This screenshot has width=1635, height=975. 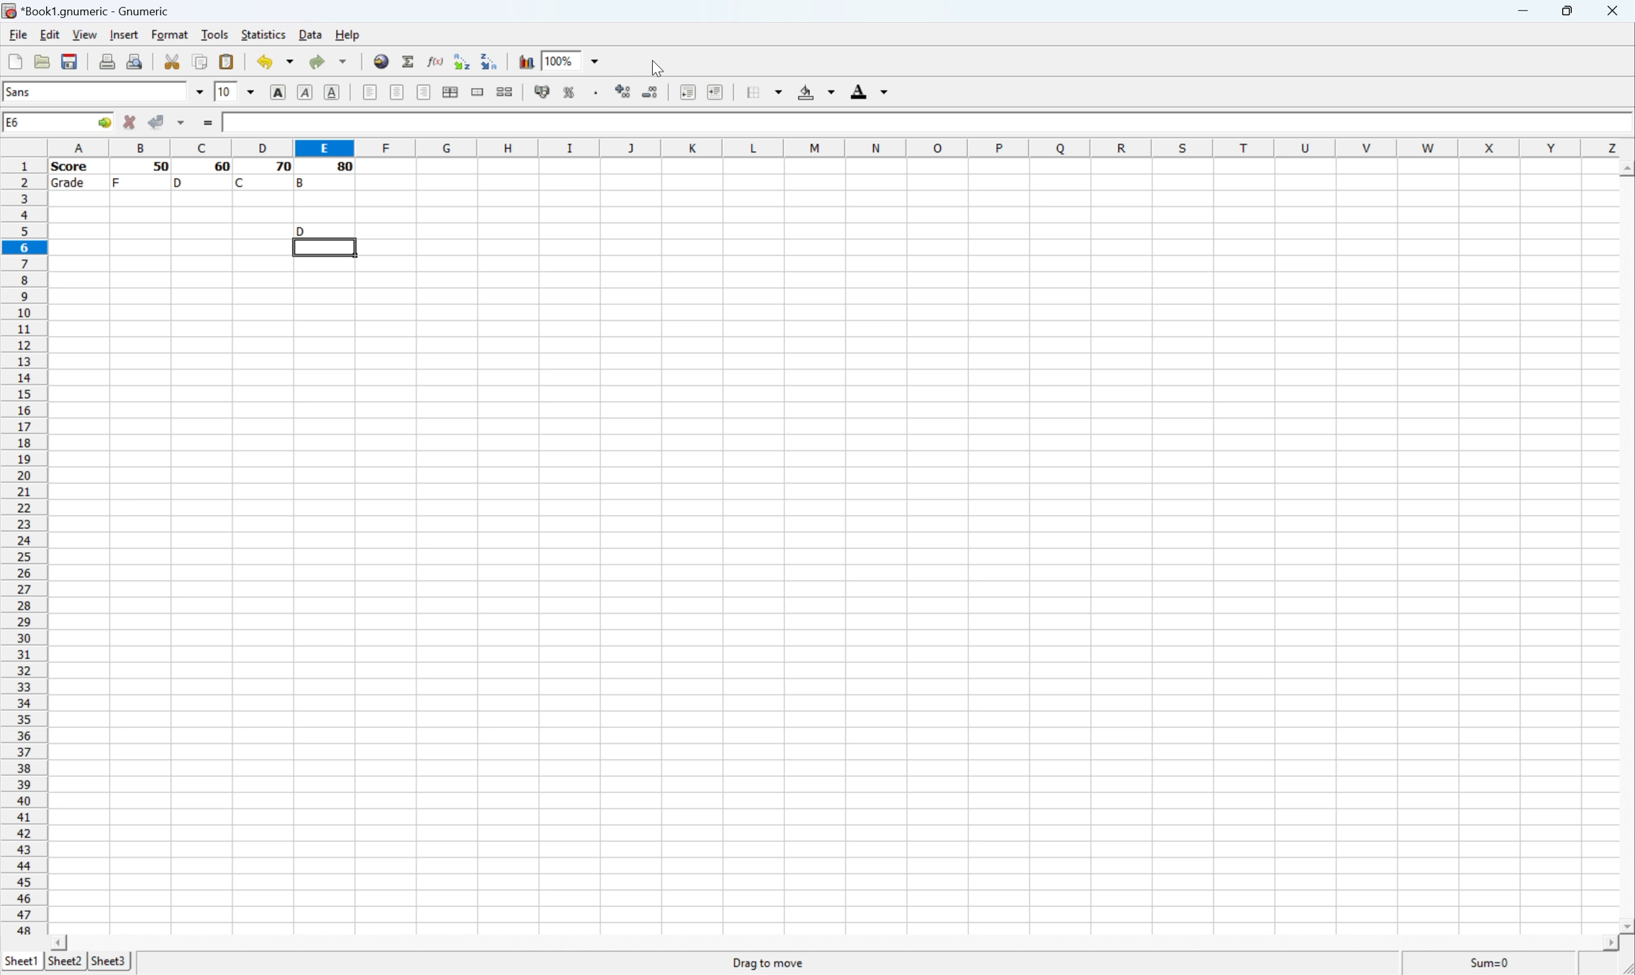 What do you see at coordinates (986, 208) in the screenshot?
I see `cells` at bounding box center [986, 208].